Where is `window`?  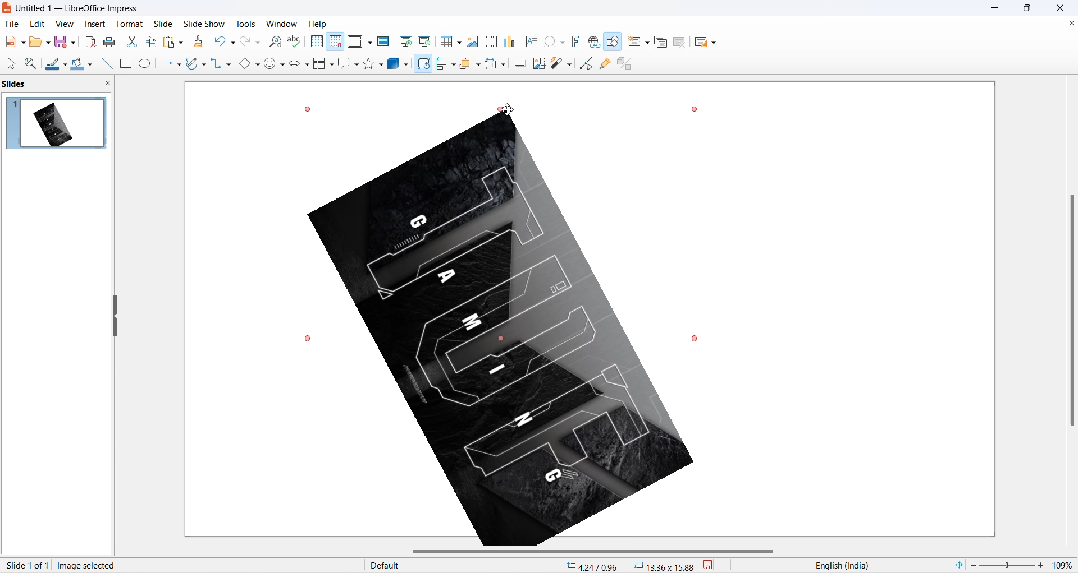 window is located at coordinates (284, 24).